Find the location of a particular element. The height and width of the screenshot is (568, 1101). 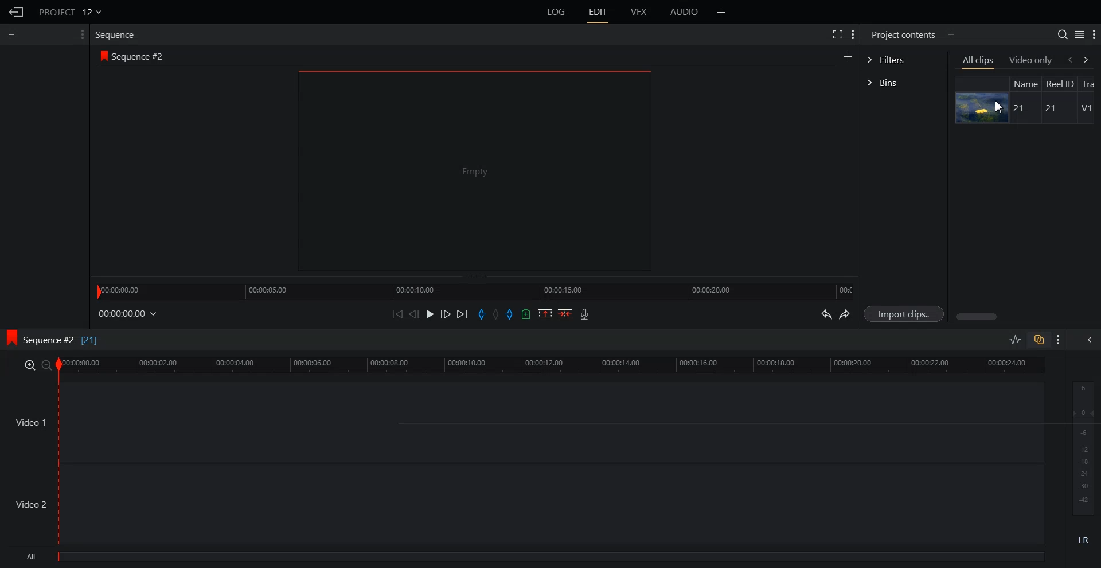

Delete is located at coordinates (565, 313).